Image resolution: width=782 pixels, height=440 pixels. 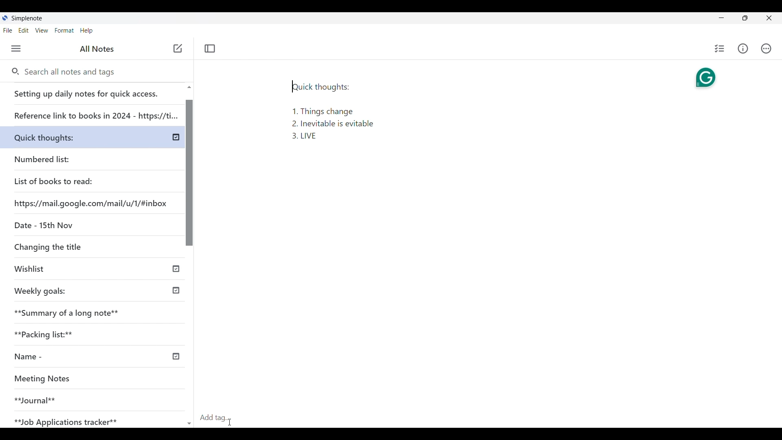 I want to click on published, so click(x=176, y=291).